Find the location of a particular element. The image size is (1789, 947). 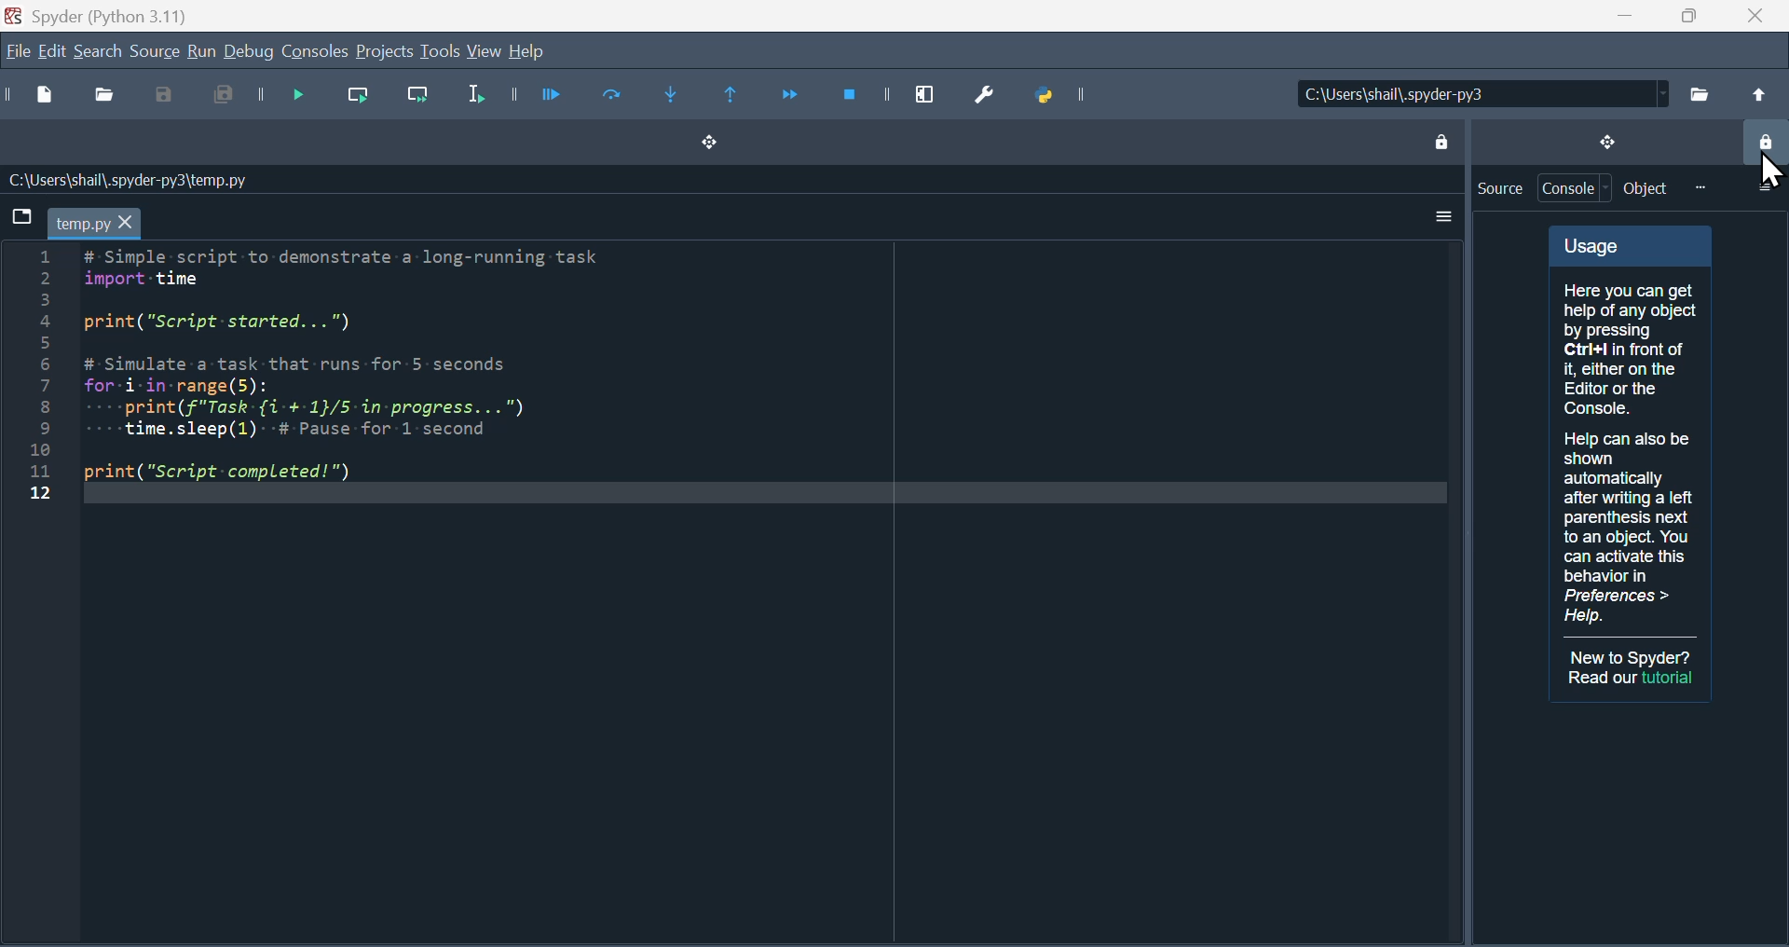

browse a working directory is located at coordinates (1699, 93).